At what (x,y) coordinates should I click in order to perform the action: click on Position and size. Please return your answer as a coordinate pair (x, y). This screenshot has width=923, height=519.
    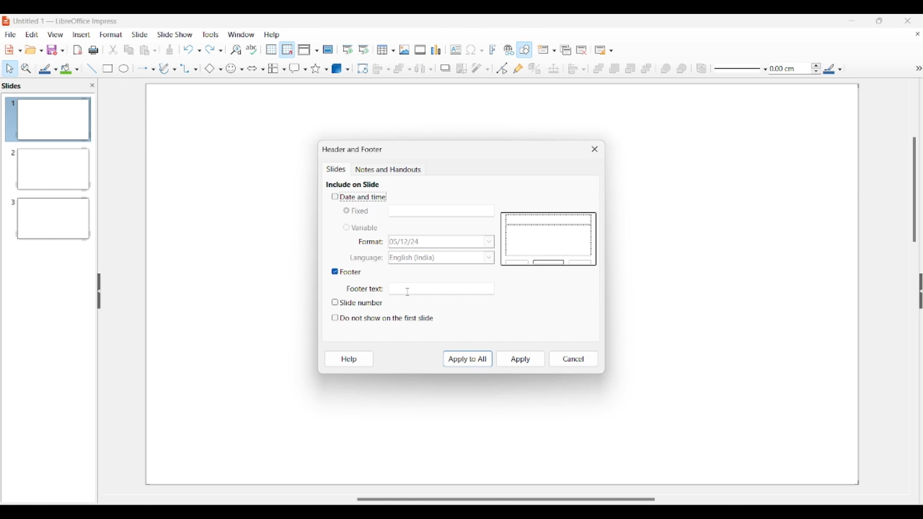
    Looking at the image, I should click on (554, 68).